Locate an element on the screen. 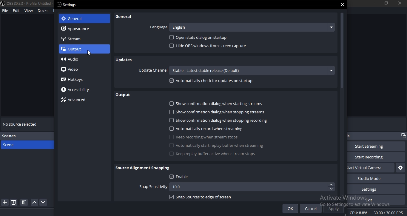 This screenshot has width=407, height=216. audio is located at coordinates (72, 59).